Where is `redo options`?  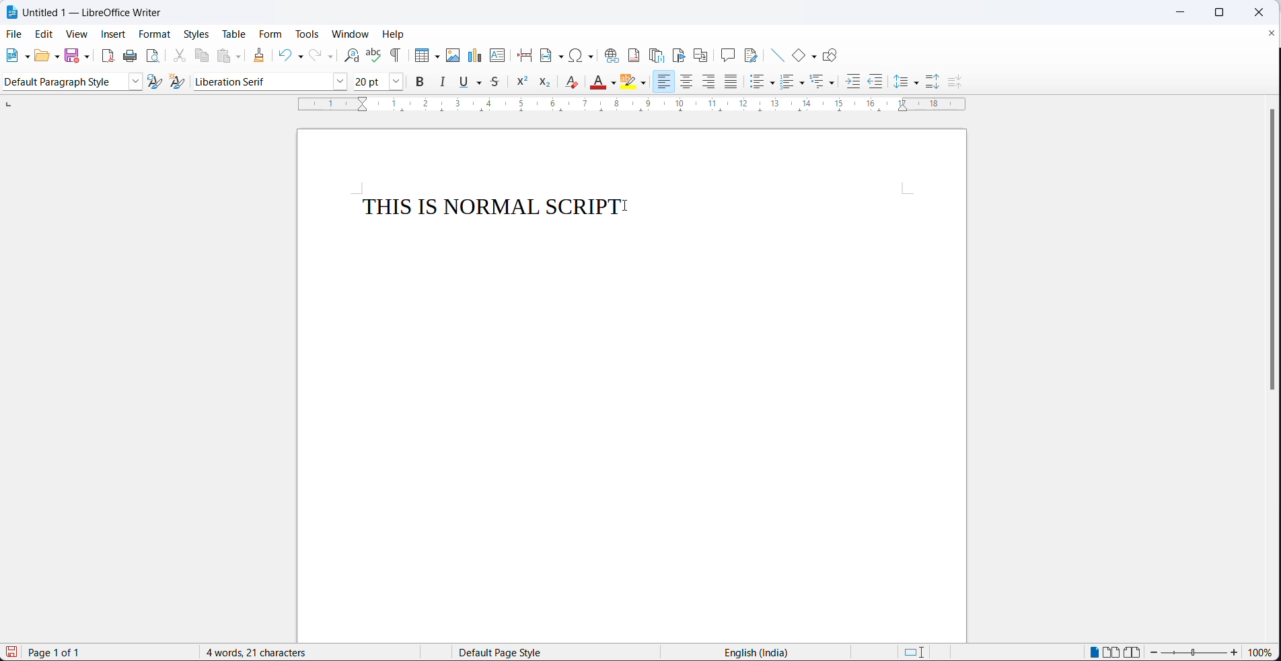
redo options is located at coordinates (330, 57).